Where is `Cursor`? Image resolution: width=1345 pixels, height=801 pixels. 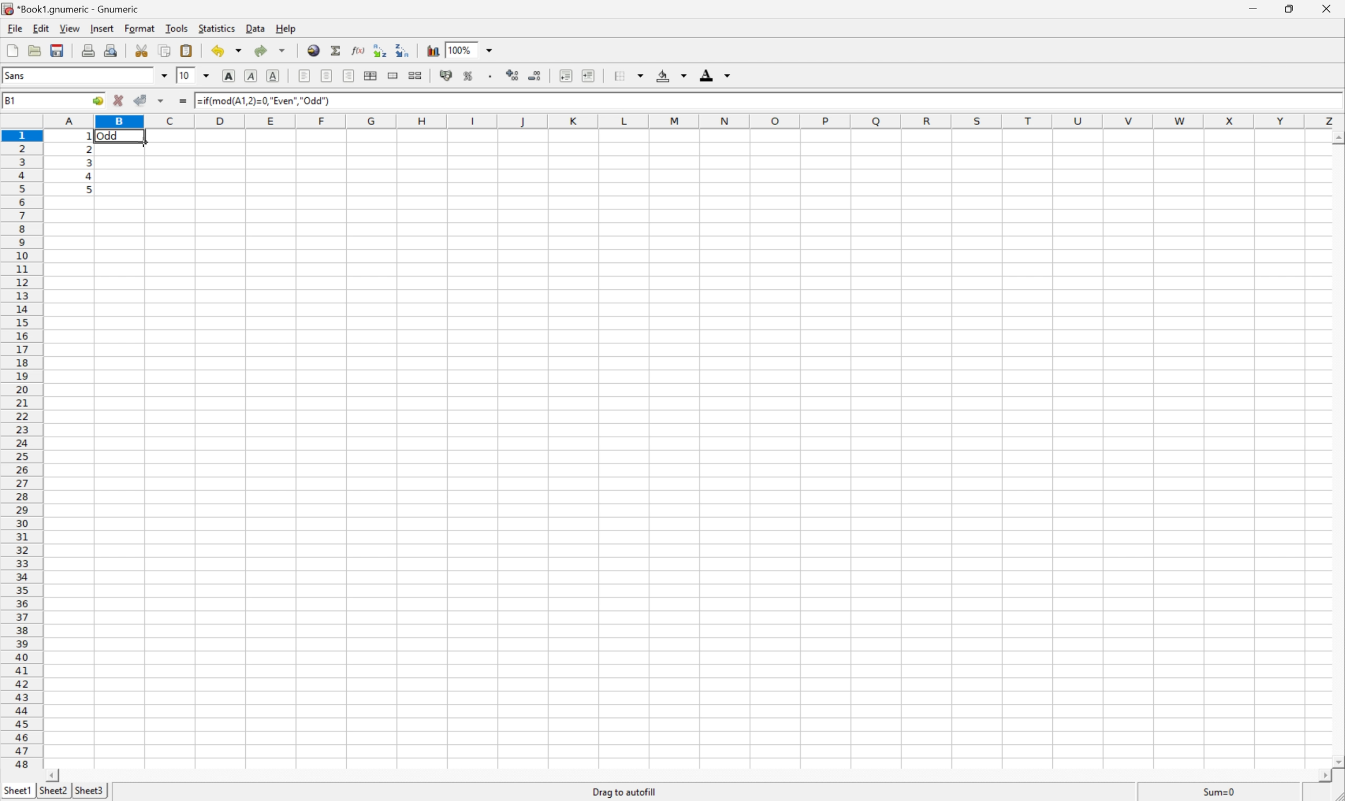
Cursor is located at coordinates (144, 142).